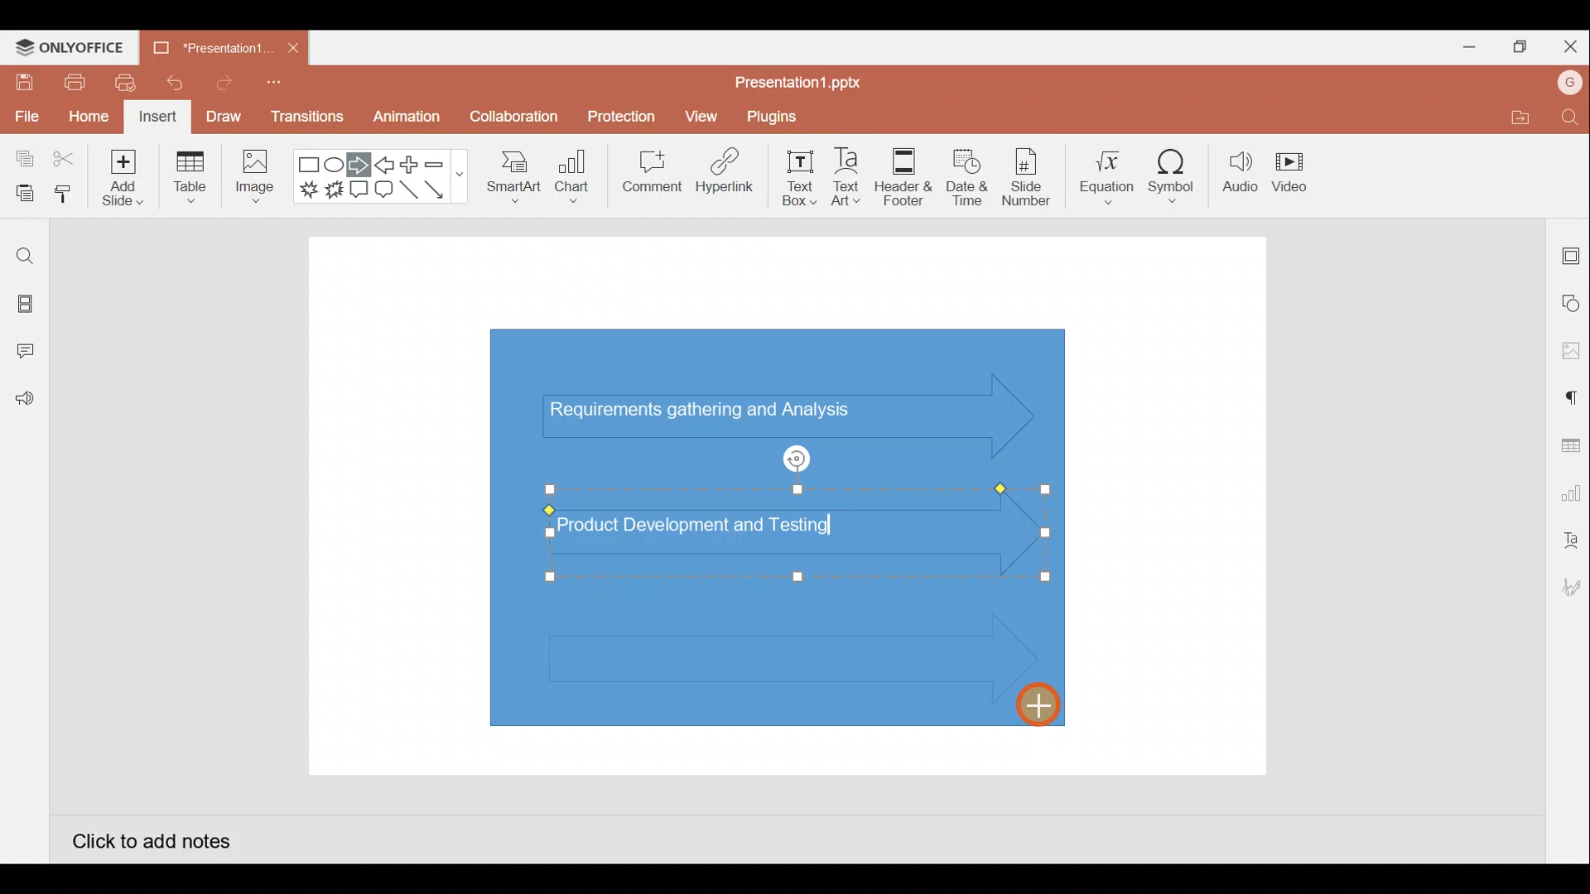  I want to click on 3rd Inserted right arrow shape, so click(754, 661).